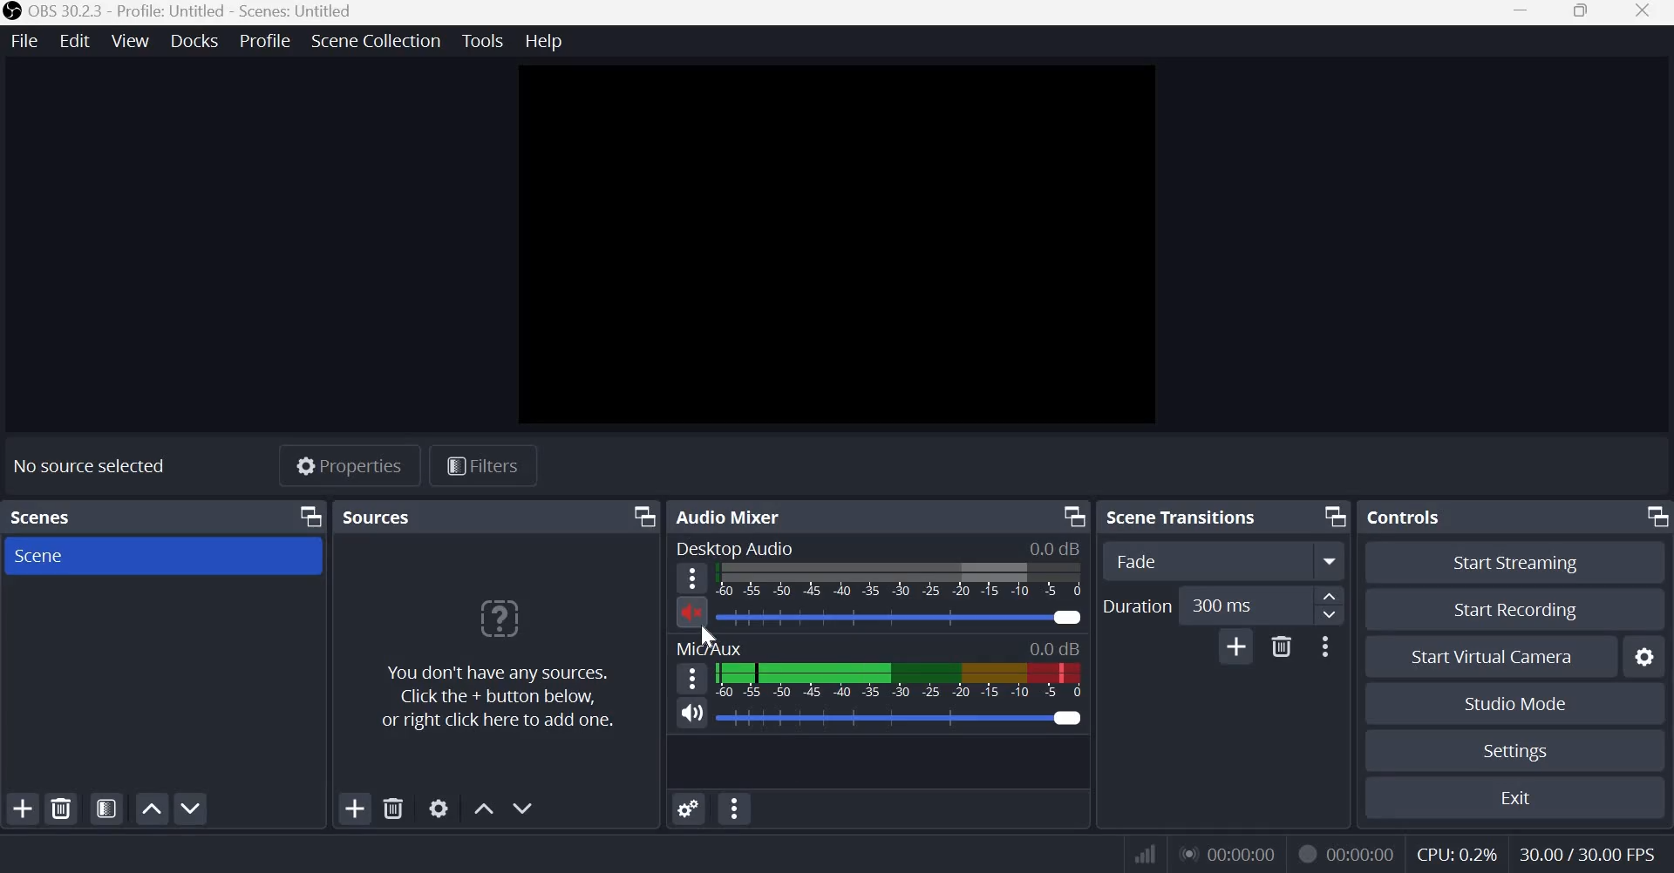  What do you see at coordinates (153, 809) in the screenshot?
I see `Move scene up` at bounding box center [153, 809].